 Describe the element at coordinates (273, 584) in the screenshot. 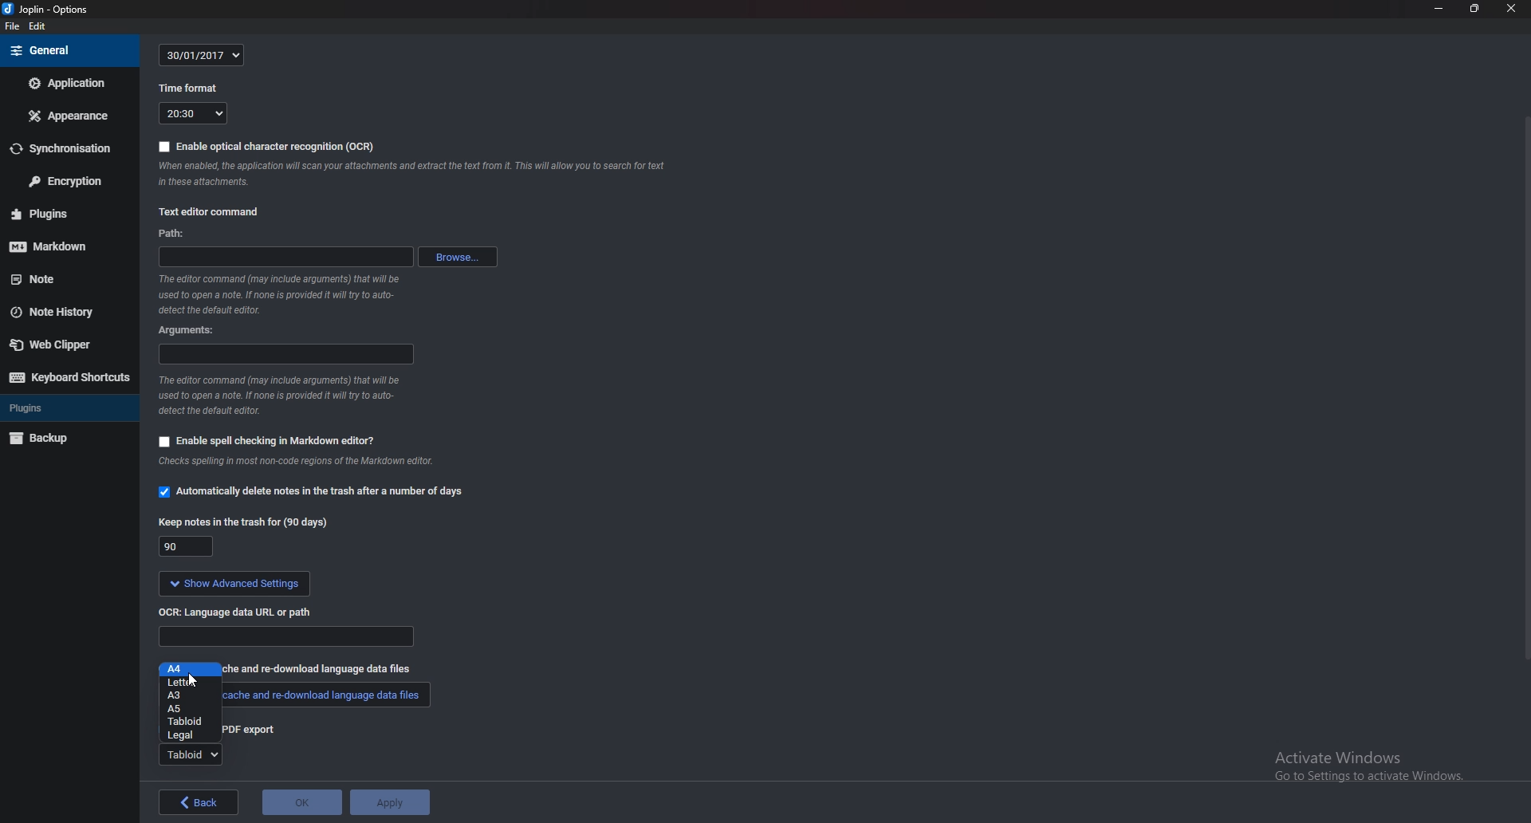

I see `show advanced settings` at that location.